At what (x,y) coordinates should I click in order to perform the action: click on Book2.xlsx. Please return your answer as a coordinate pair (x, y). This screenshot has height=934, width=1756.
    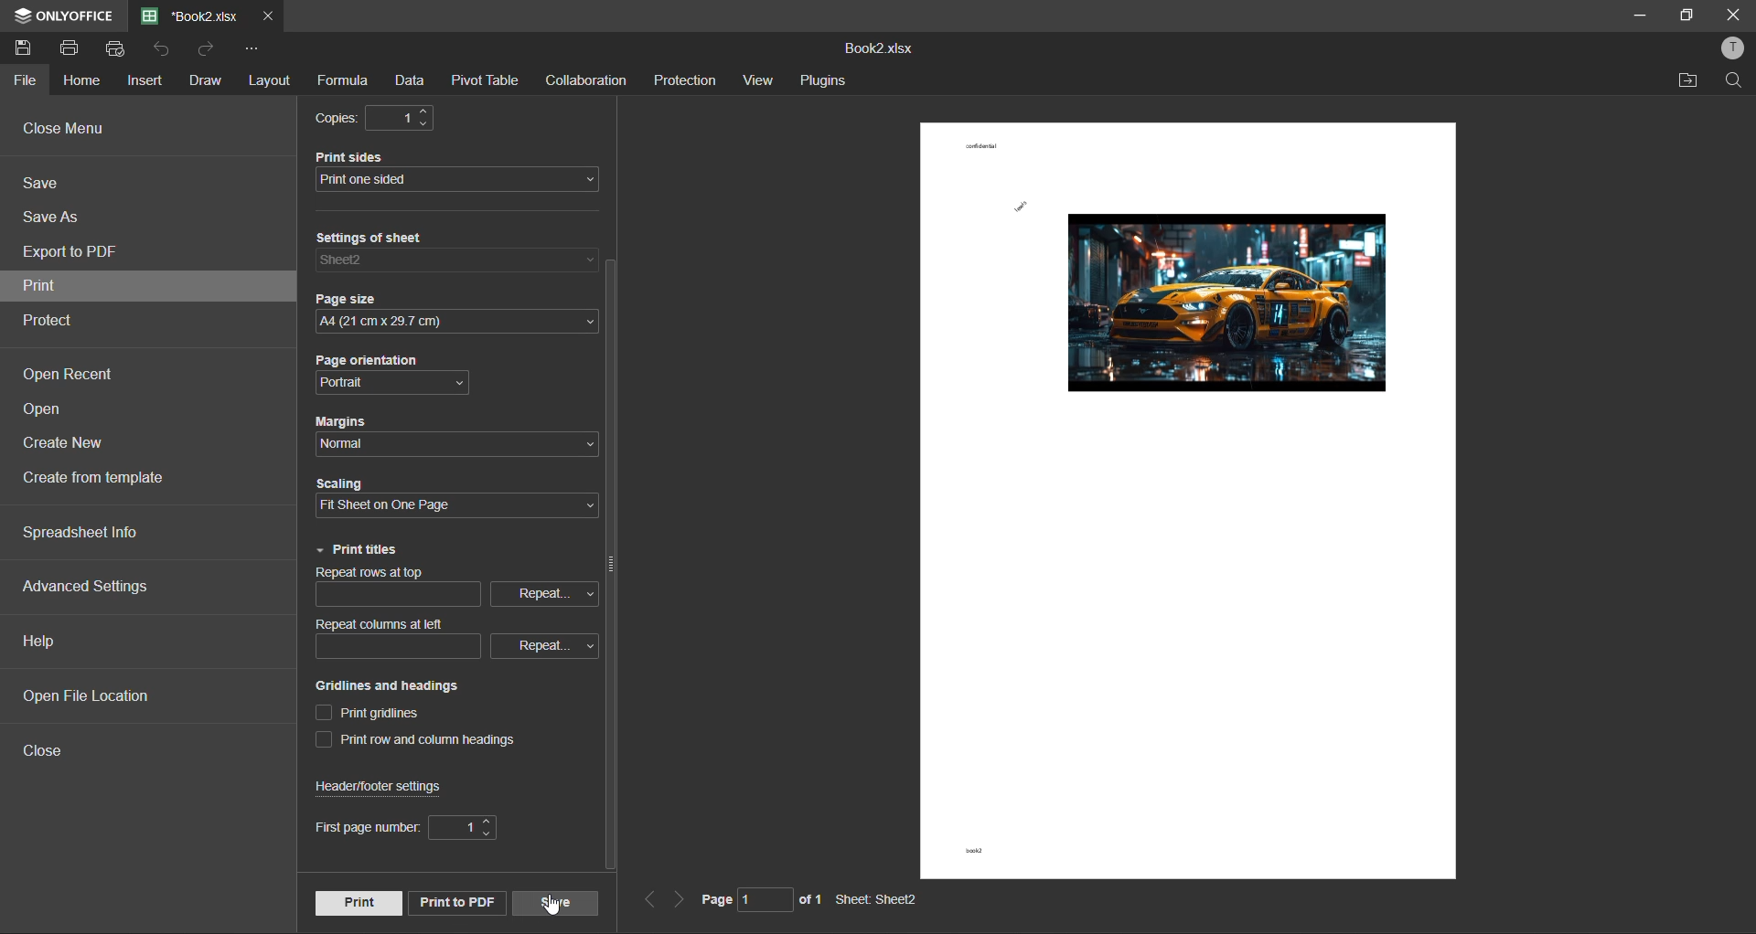
    Looking at the image, I should click on (877, 52).